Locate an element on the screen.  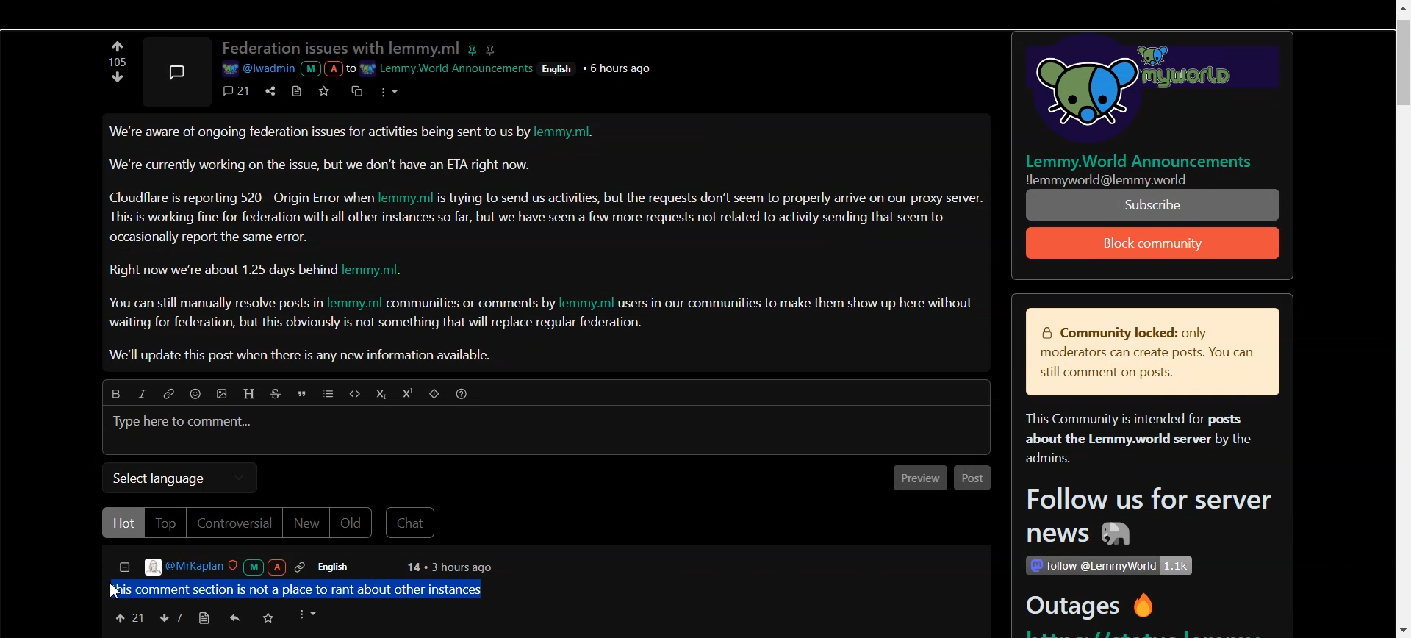
 is located at coordinates (1127, 179).